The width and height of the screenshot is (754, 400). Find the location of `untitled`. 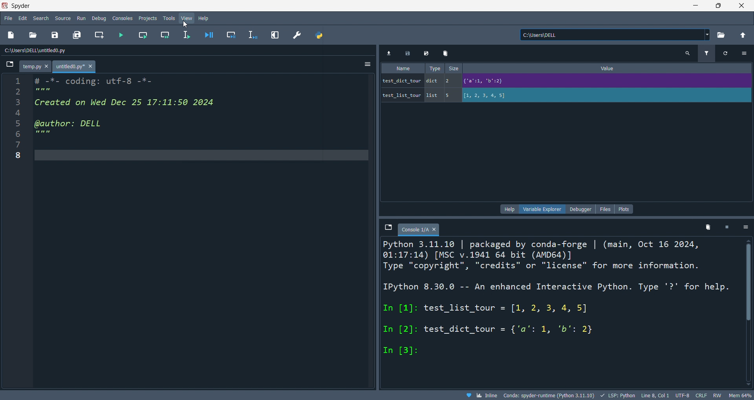

untitled is located at coordinates (75, 67).